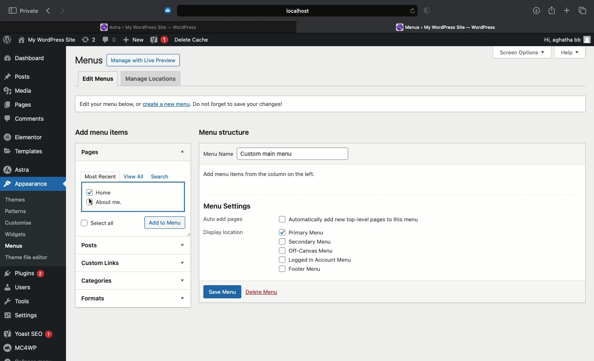 The height and width of the screenshot is (361, 594). Describe the element at coordinates (280, 269) in the screenshot. I see `Check box` at that location.